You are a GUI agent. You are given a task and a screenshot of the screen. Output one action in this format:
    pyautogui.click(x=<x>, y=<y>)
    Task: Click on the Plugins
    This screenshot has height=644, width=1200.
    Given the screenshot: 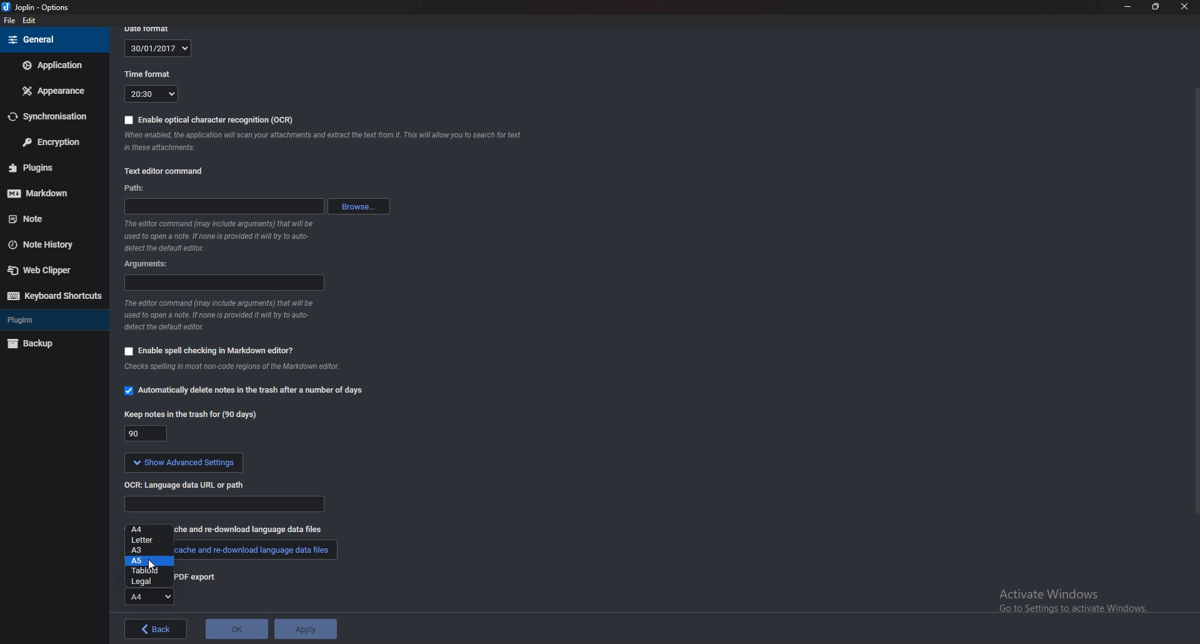 What is the action you would take?
    pyautogui.click(x=47, y=168)
    